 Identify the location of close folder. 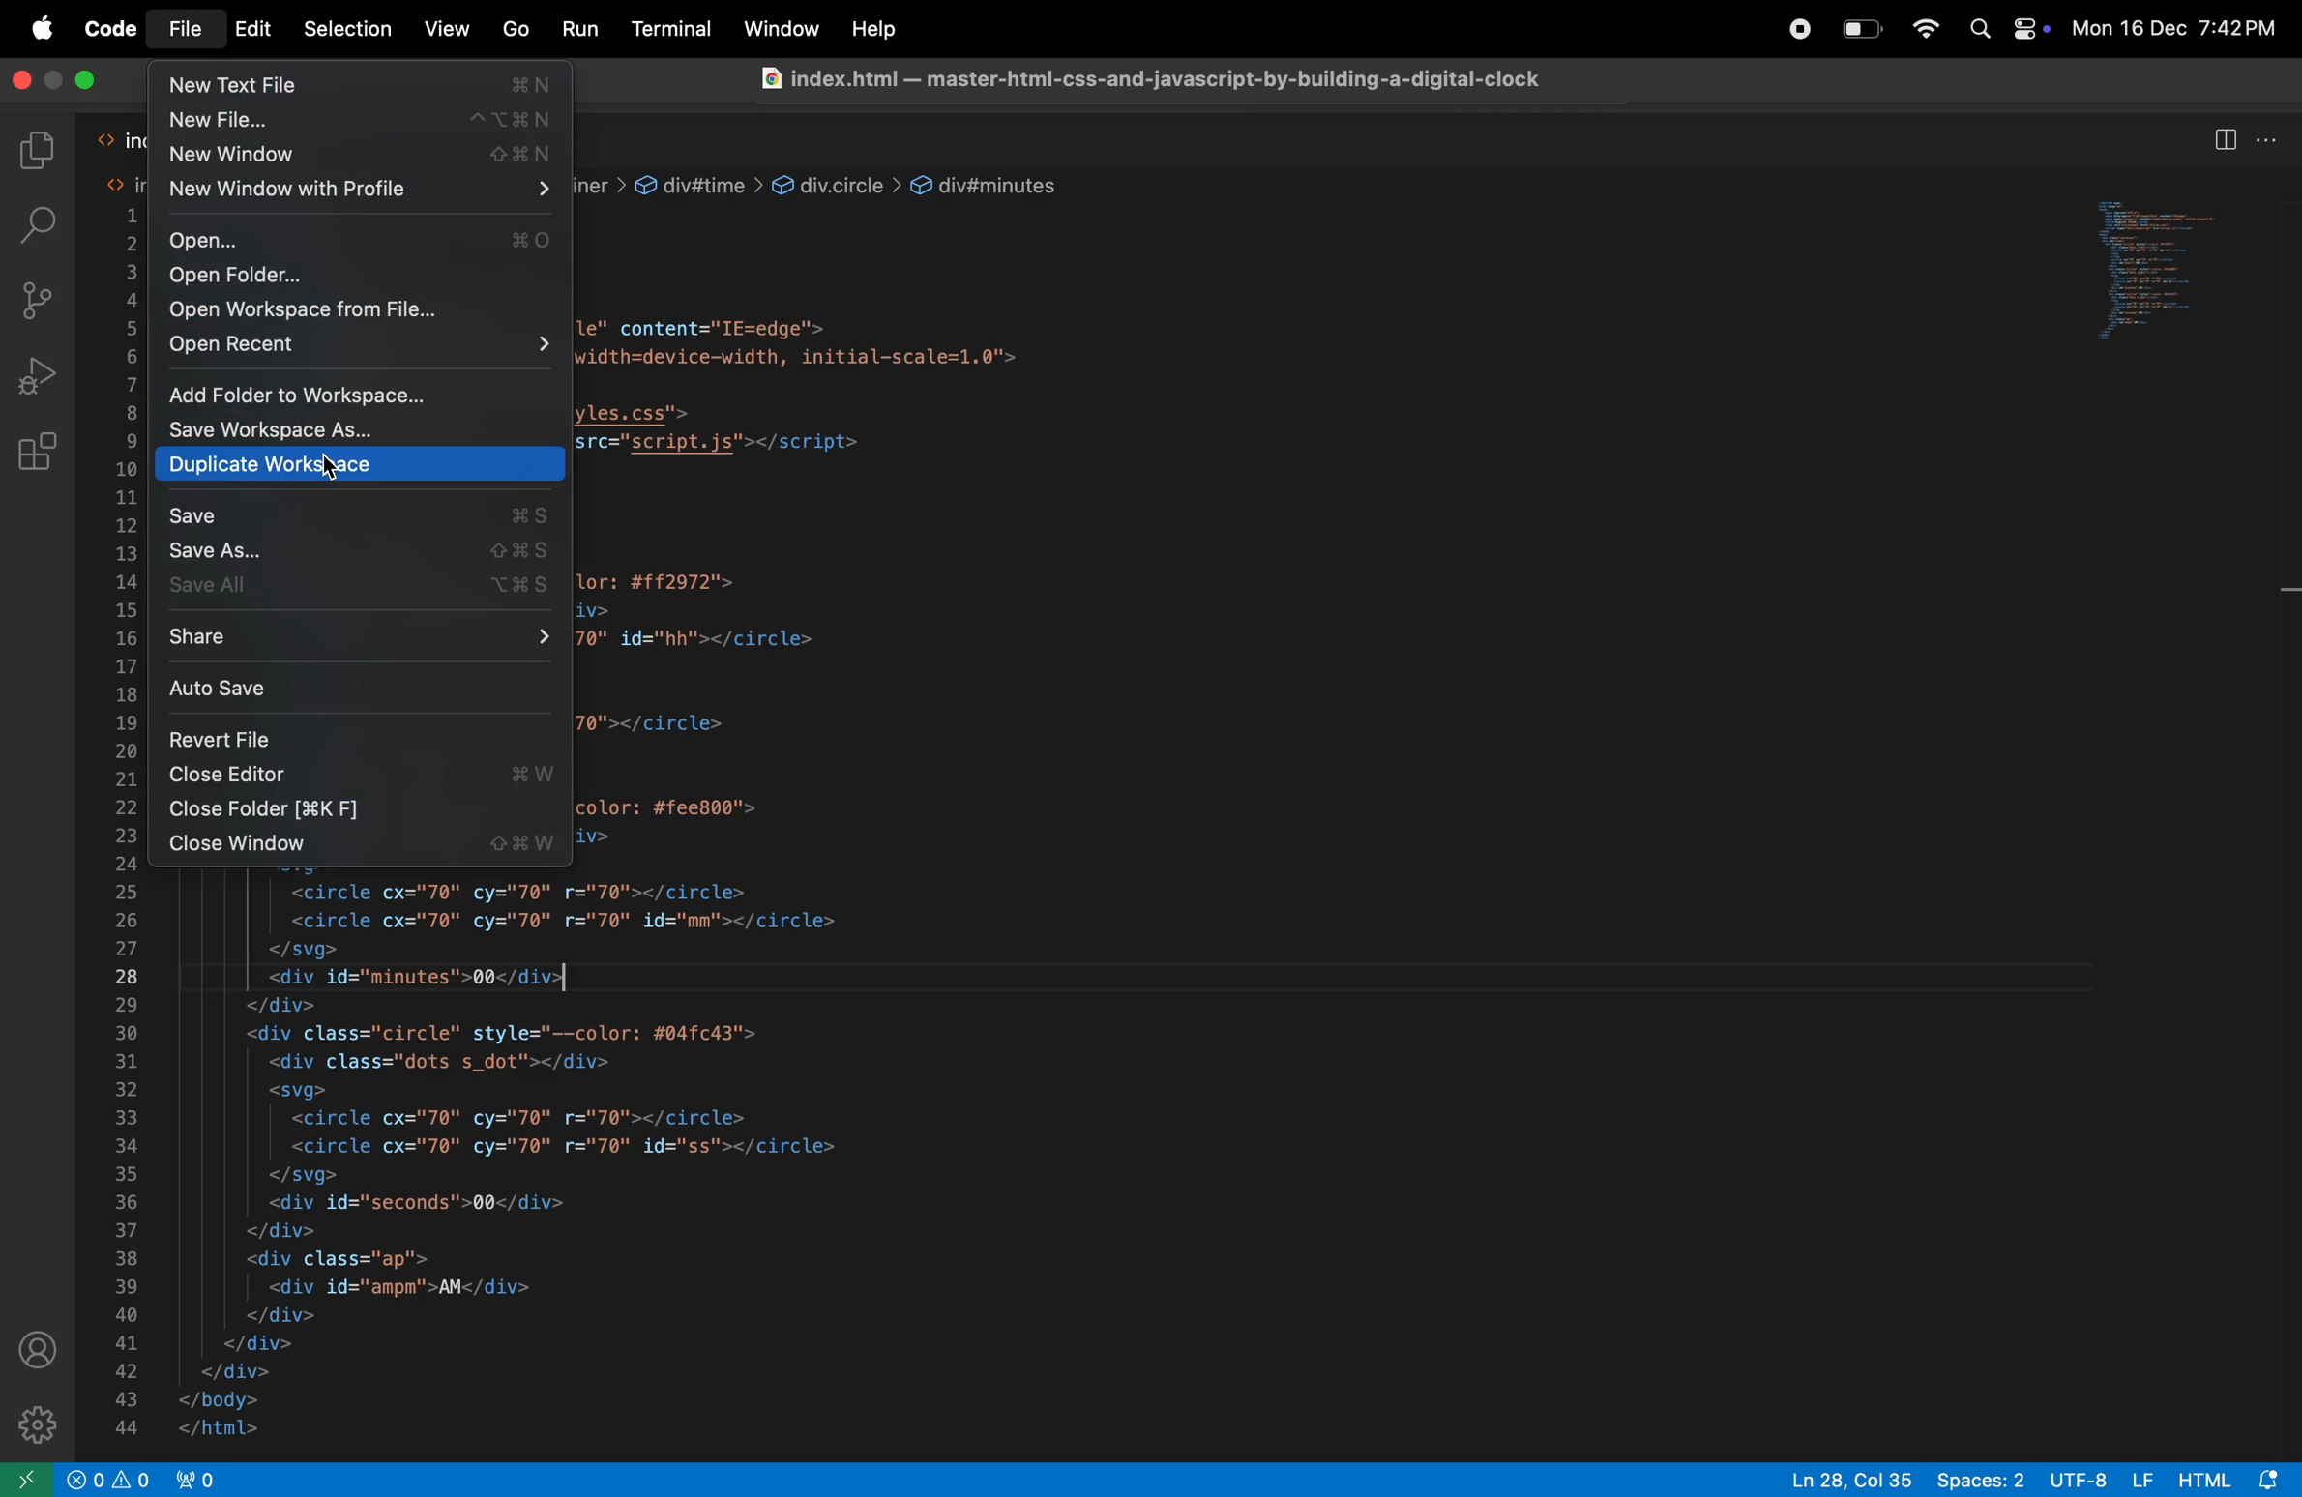
(365, 809).